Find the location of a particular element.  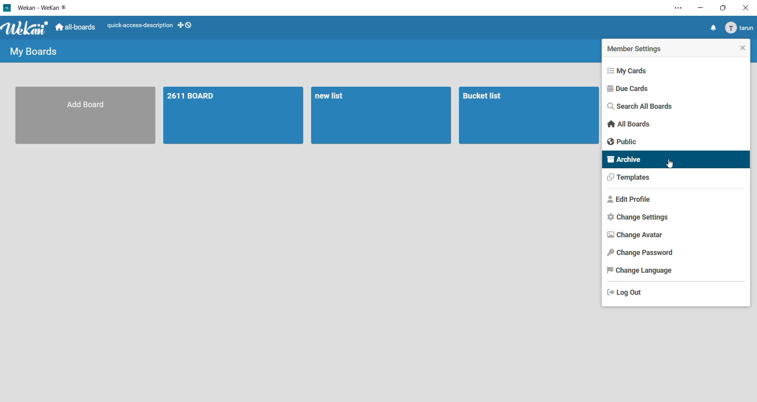

change avatar is located at coordinates (634, 236).